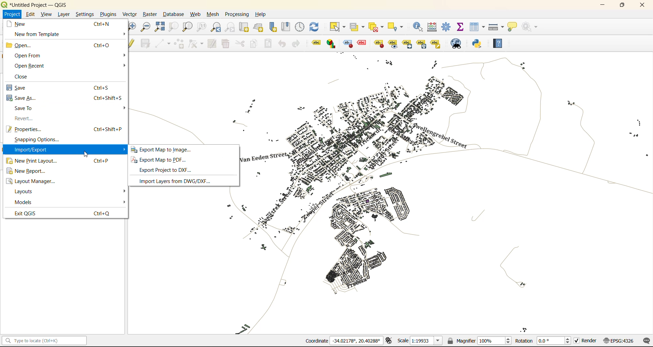 The height and width of the screenshot is (347, 653). Describe the element at coordinates (642, 5) in the screenshot. I see `close` at that location.